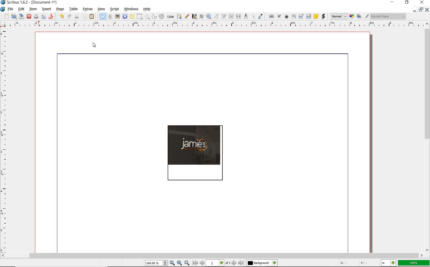 Image resolution: width=430 pixels, height=267 pixels. Describe the element at coordinates (423, 2) in the screenshot. I see `close` at that location.